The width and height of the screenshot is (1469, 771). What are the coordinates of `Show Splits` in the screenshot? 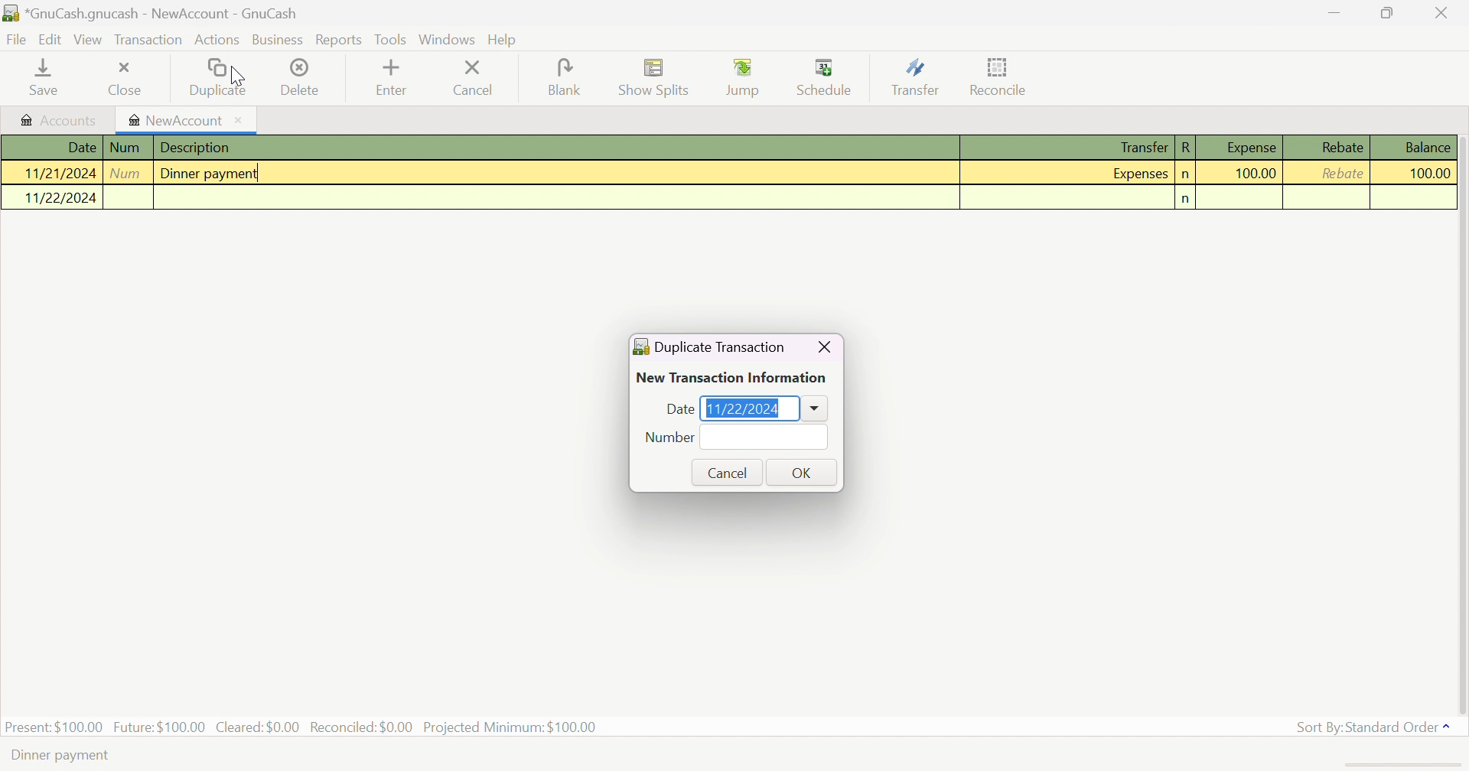 It's located at (651, 79).